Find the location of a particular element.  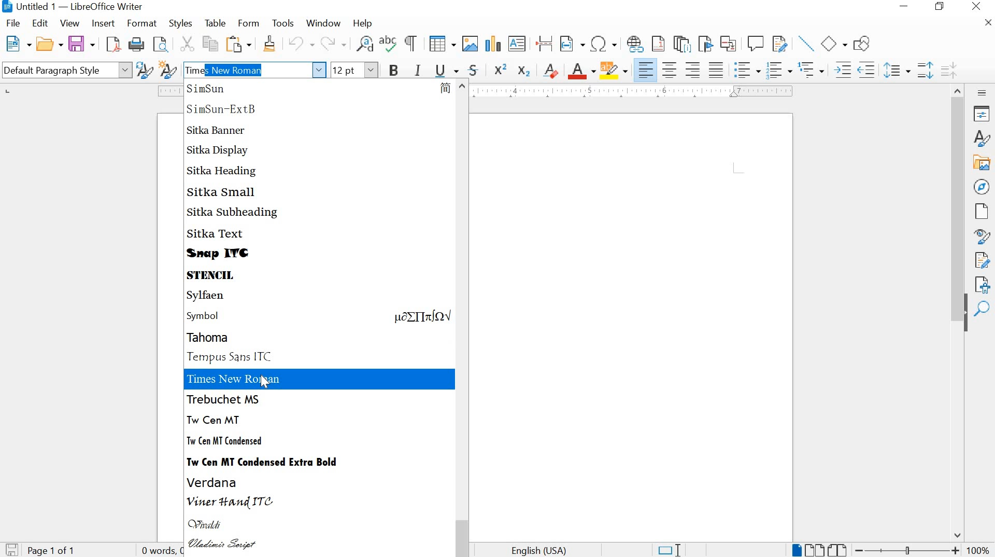

SHOW TRACK CHANGES is located at coordinates (781, 44).